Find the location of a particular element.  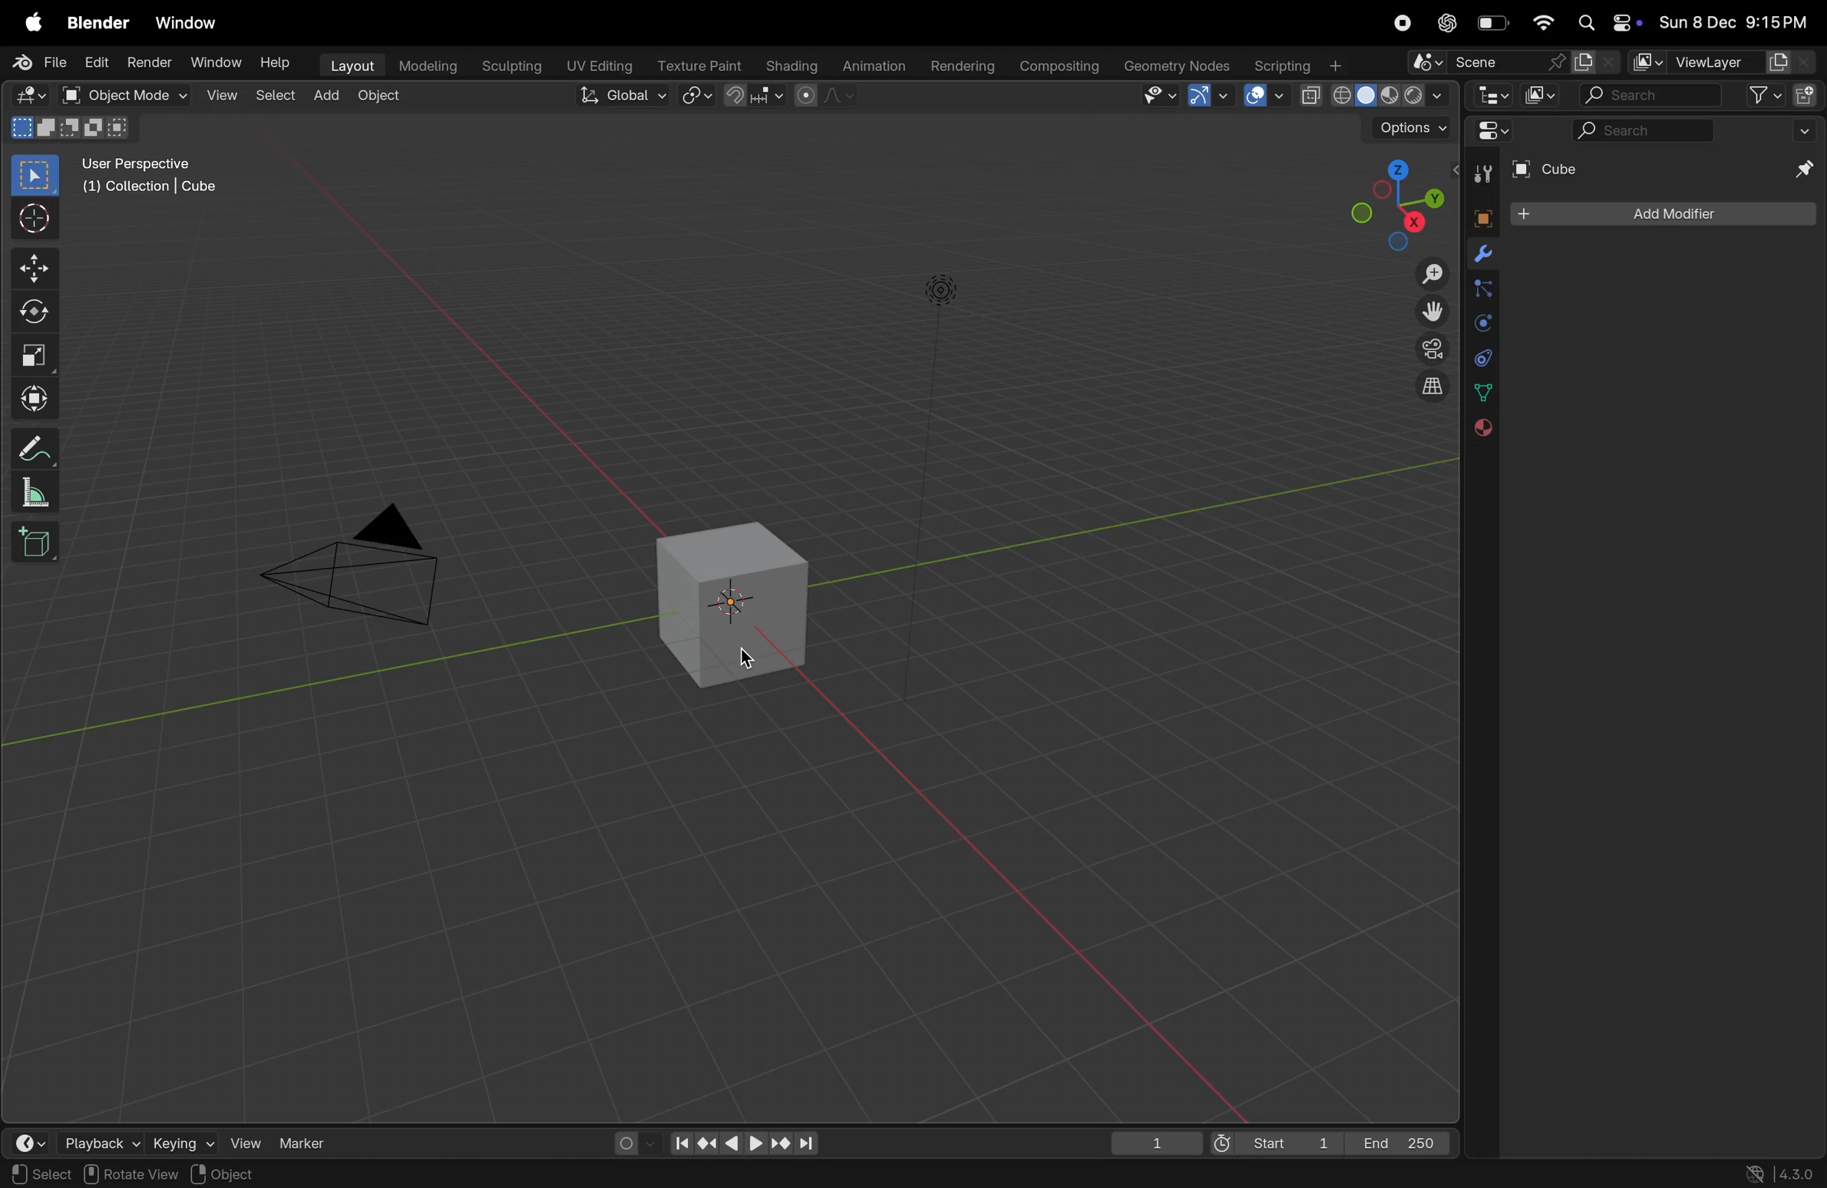

scripting is located at coordinates (1295, 66).